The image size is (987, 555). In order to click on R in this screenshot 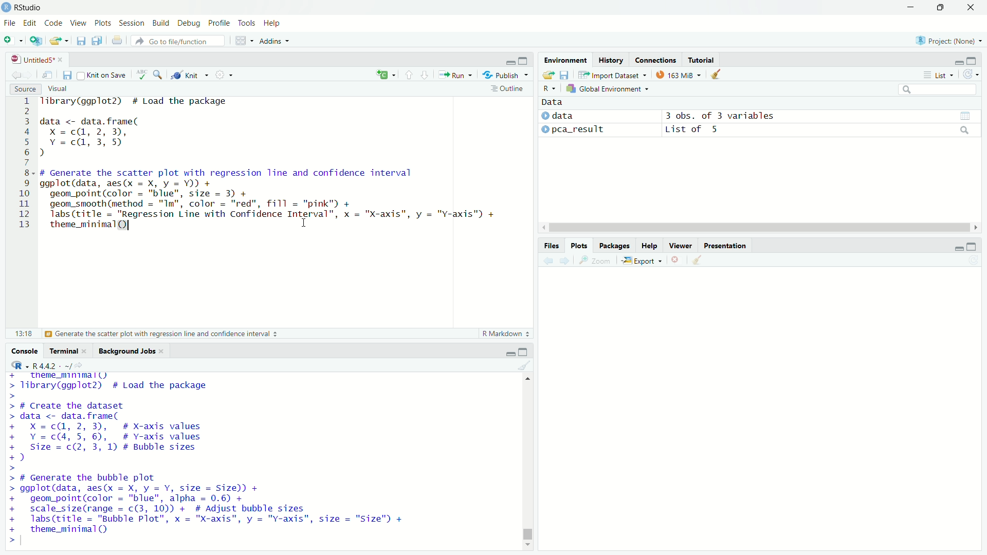, I will do `click(550, 88)`.